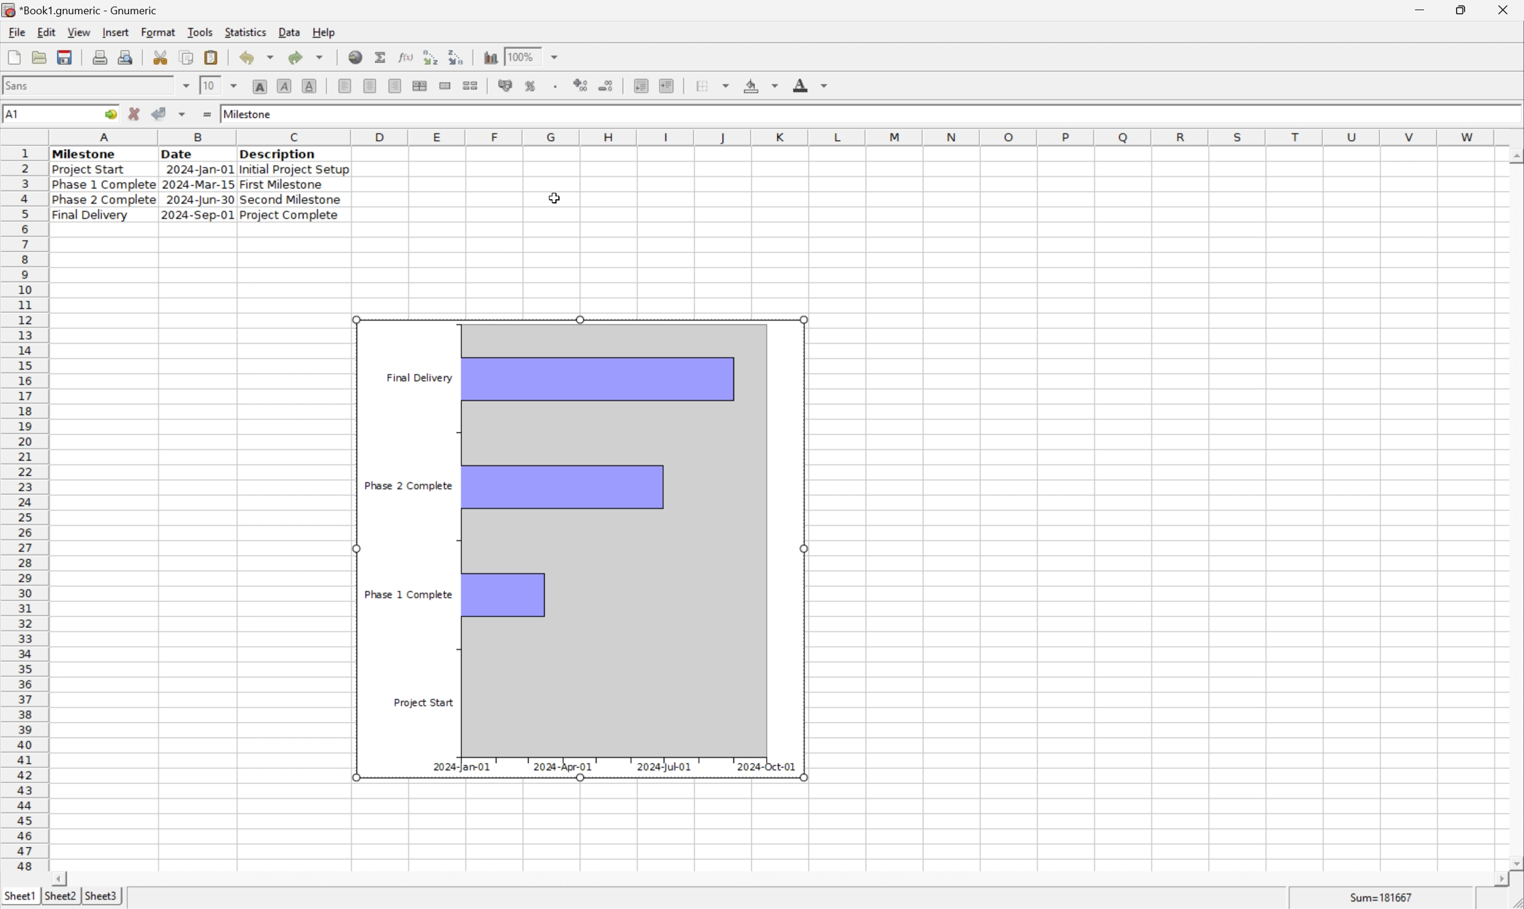  Describe the element at coordinates (718, 85) in the screenshot. I see `borders` at that location.